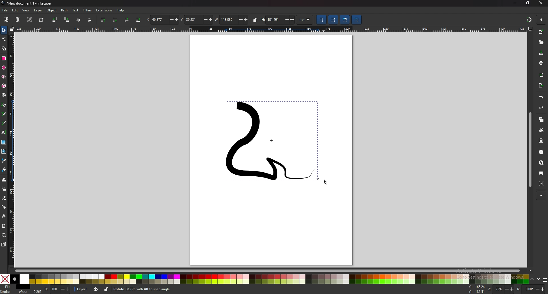 Image resolution: width=548 pixels, height=294 pixels. Describe the element at coordinates (4, 30) in the screenshot. I see `selector` at that location.